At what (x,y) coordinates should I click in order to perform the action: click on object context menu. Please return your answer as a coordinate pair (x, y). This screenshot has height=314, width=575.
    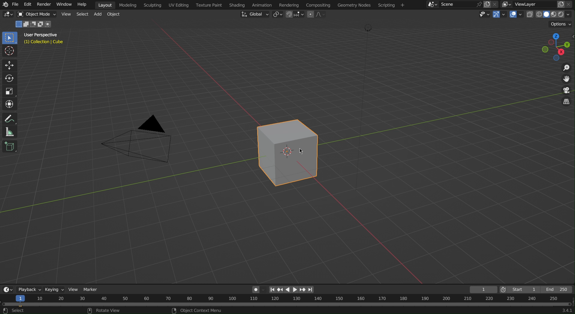
    Looking at the image, I should click on (199, 310).